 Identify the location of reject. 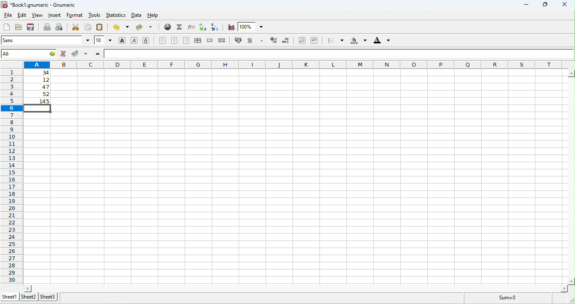
(64, 53).